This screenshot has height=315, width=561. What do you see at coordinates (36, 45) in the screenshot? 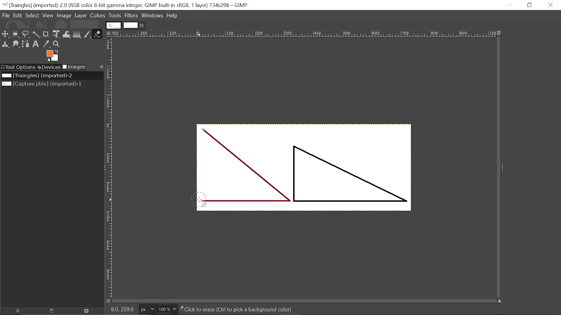
I see `Text tool` at bounding box center [36, 45].